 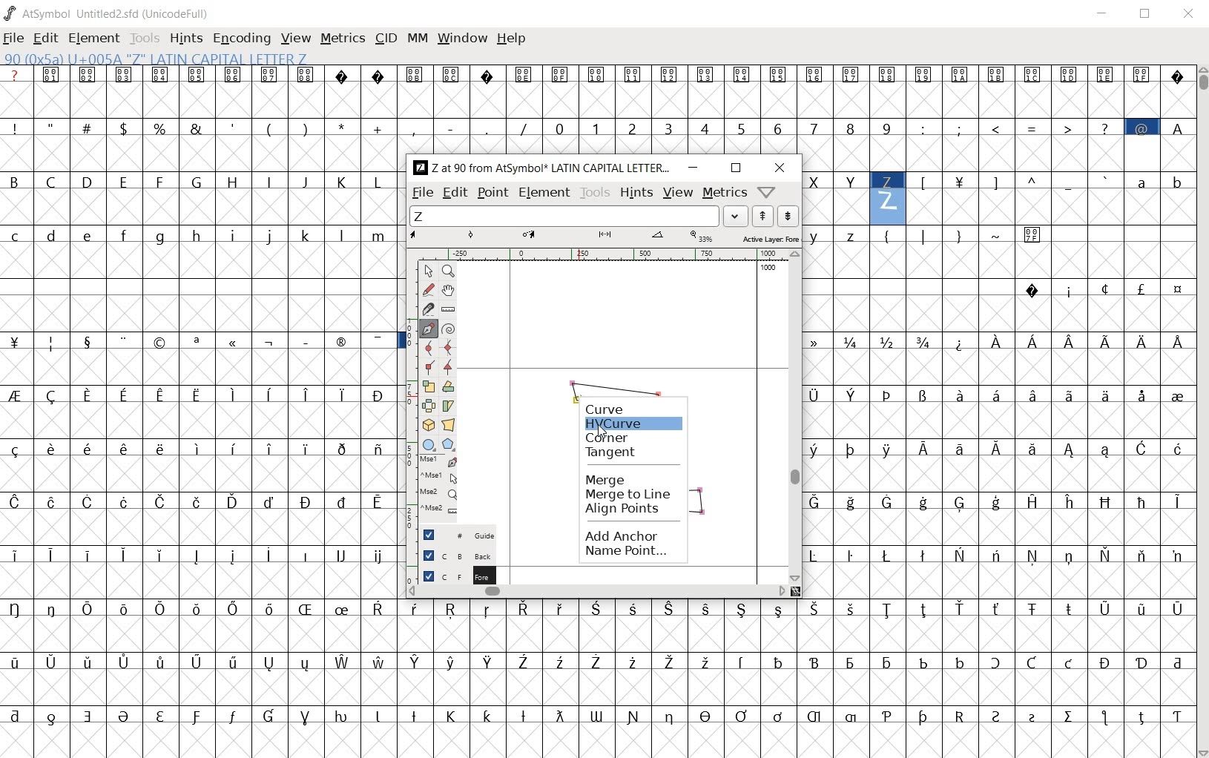 I want to click on CURSOR, so click(x=603, y=434).